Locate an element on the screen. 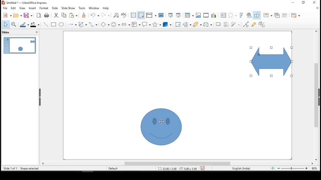 Image resolution: width=321 pixels, height=180 pixels. insert font work text is located at coordinates (240, 16).